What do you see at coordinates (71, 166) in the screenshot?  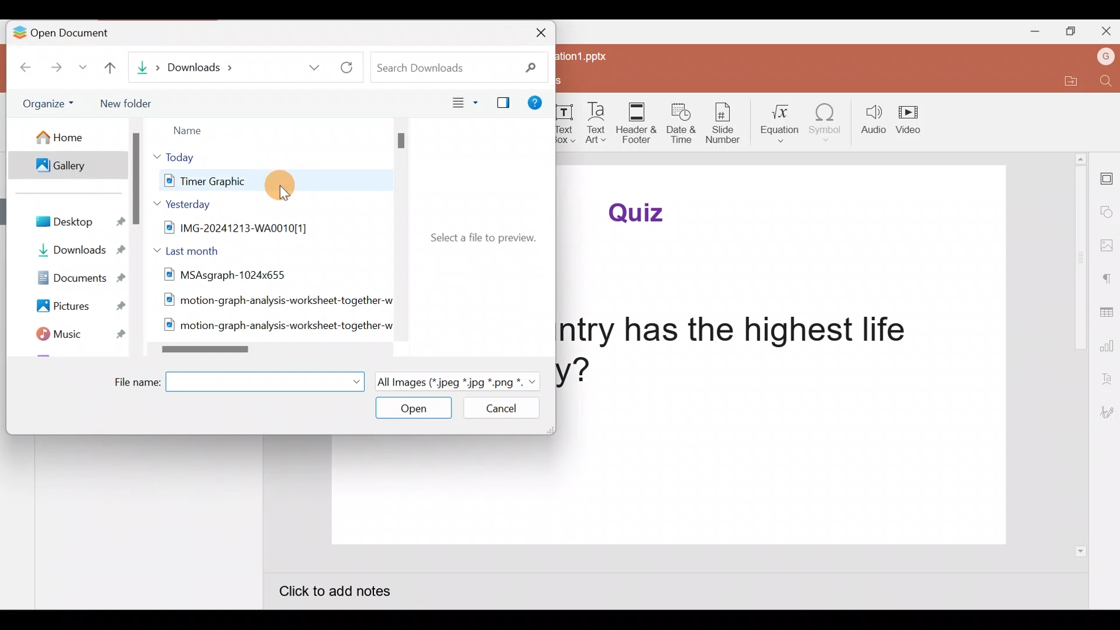 I see `Gallery` at bounding box center [71, 166].